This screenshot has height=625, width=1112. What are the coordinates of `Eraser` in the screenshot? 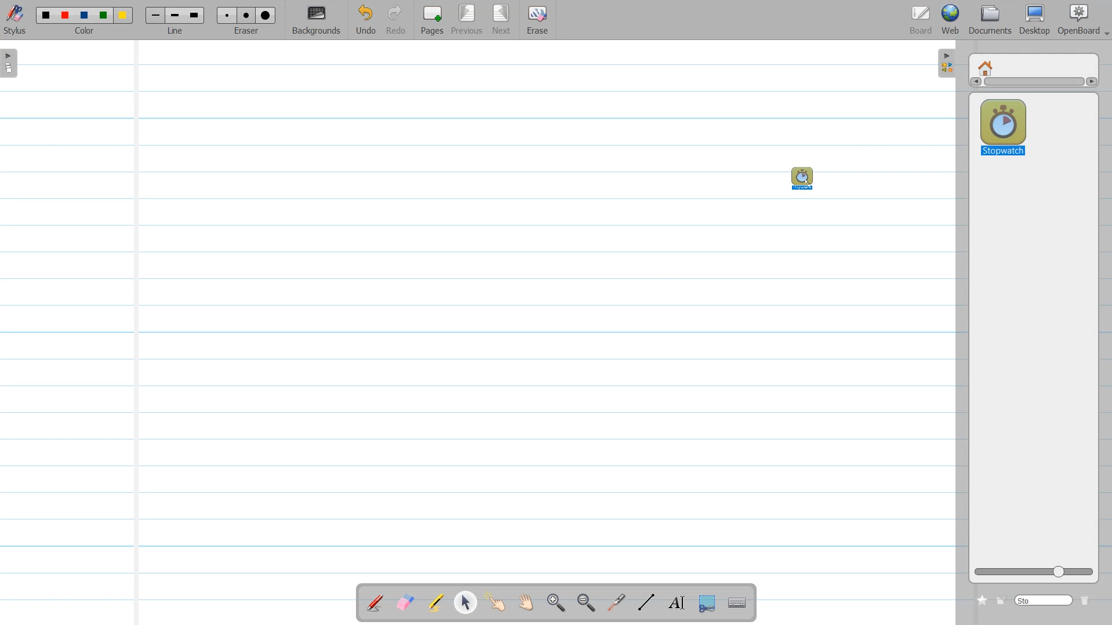 It's located at (247, 20).